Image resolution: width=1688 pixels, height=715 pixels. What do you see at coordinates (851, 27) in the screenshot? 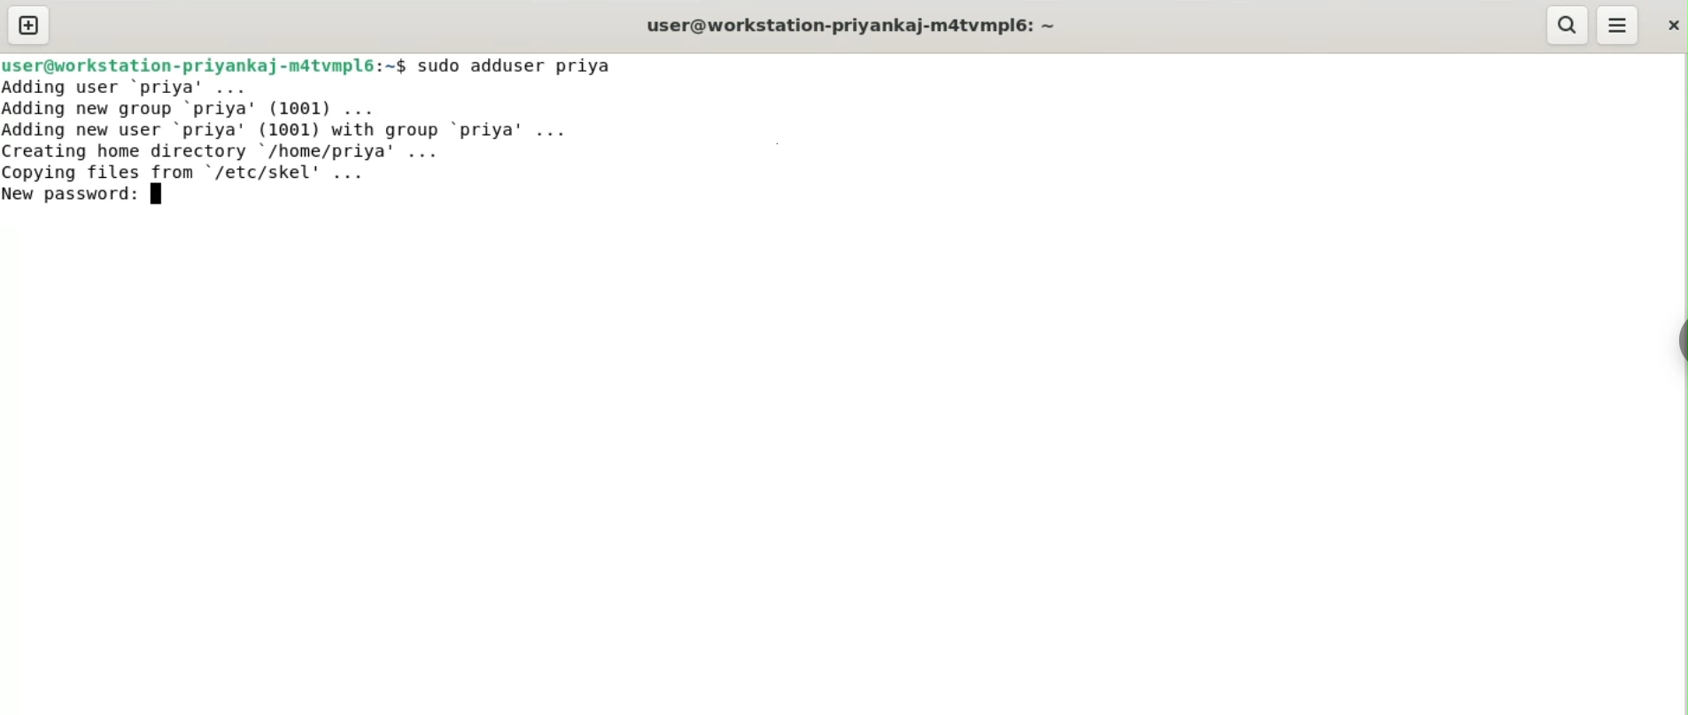
I see `user@workstation-priyankaj-m4tvmpl6: ~` at bounding box center [851, 27].